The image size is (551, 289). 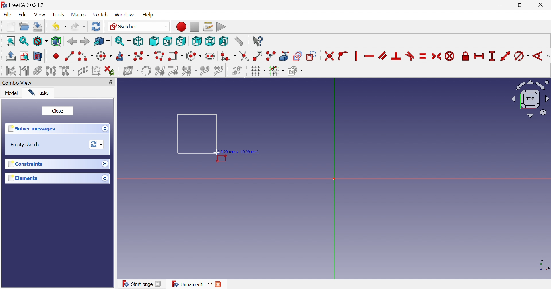 What do you see at coordinates (219, 284) in the screenshot?
I see `Close` at bounding box center [219, 284].